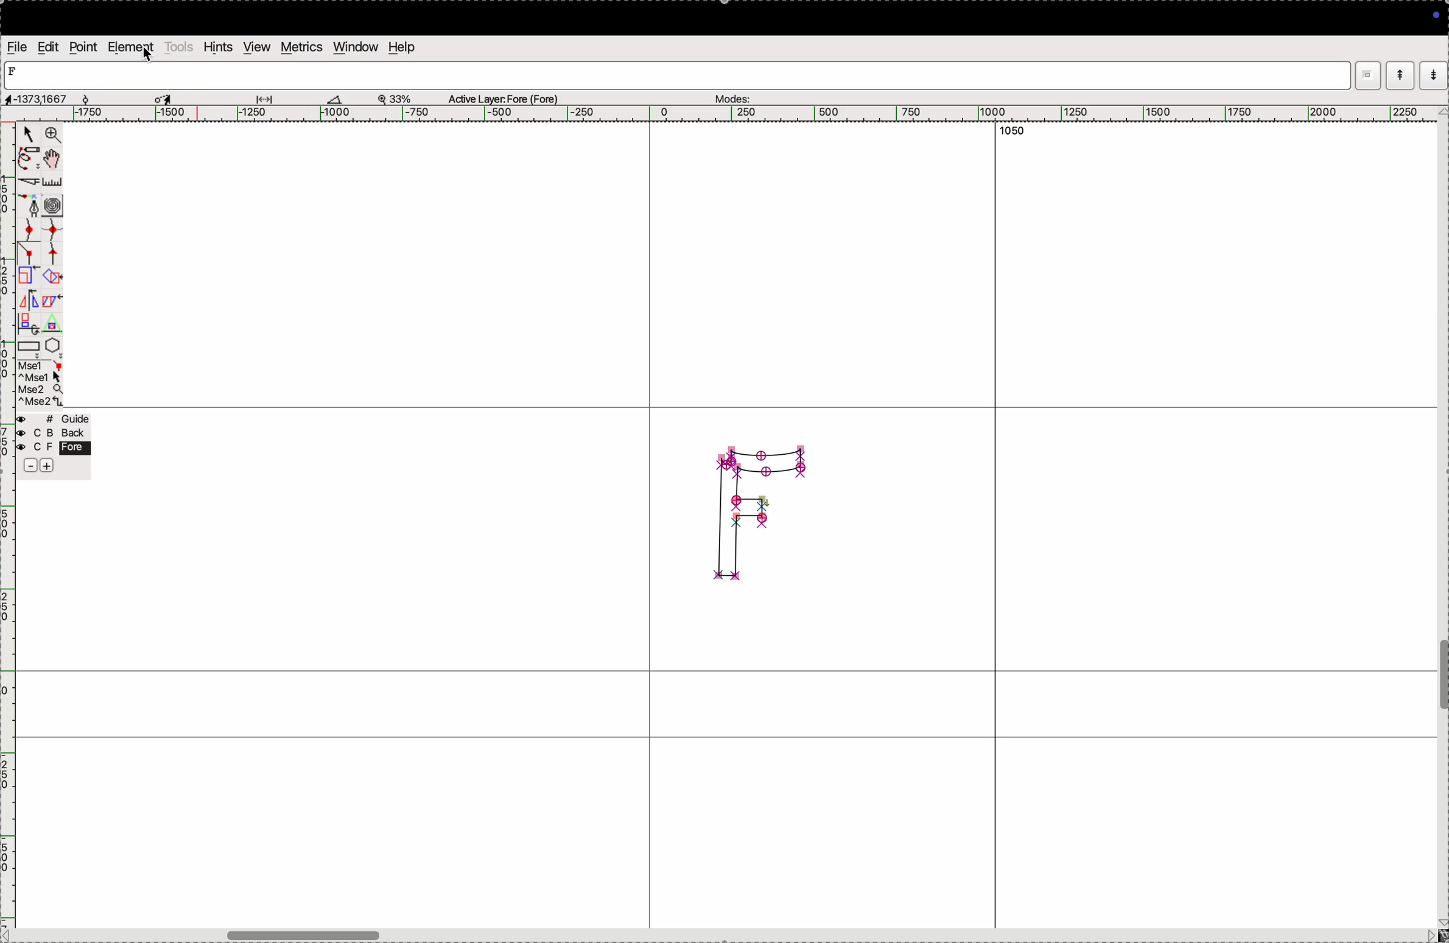 The width and height of the screenshot is (1449, 943). I want to click on line, so click(30, 256).